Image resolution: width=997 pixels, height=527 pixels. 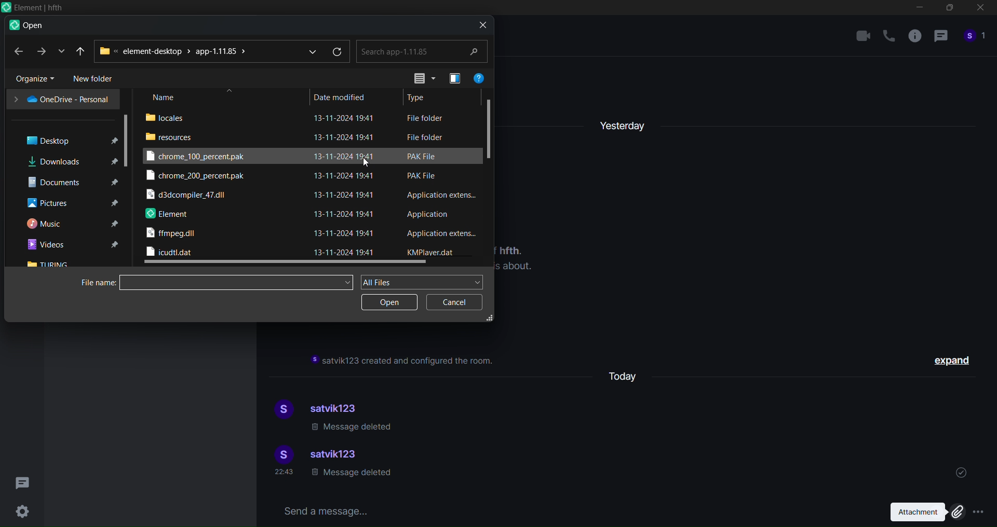 I want to click on back, so click(x=17, y=51).